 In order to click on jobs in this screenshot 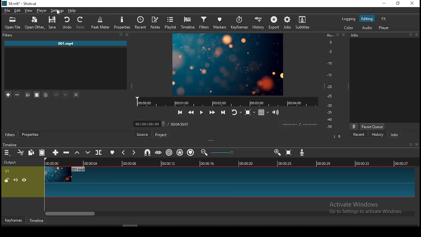, I will do `click(288, 22)`.